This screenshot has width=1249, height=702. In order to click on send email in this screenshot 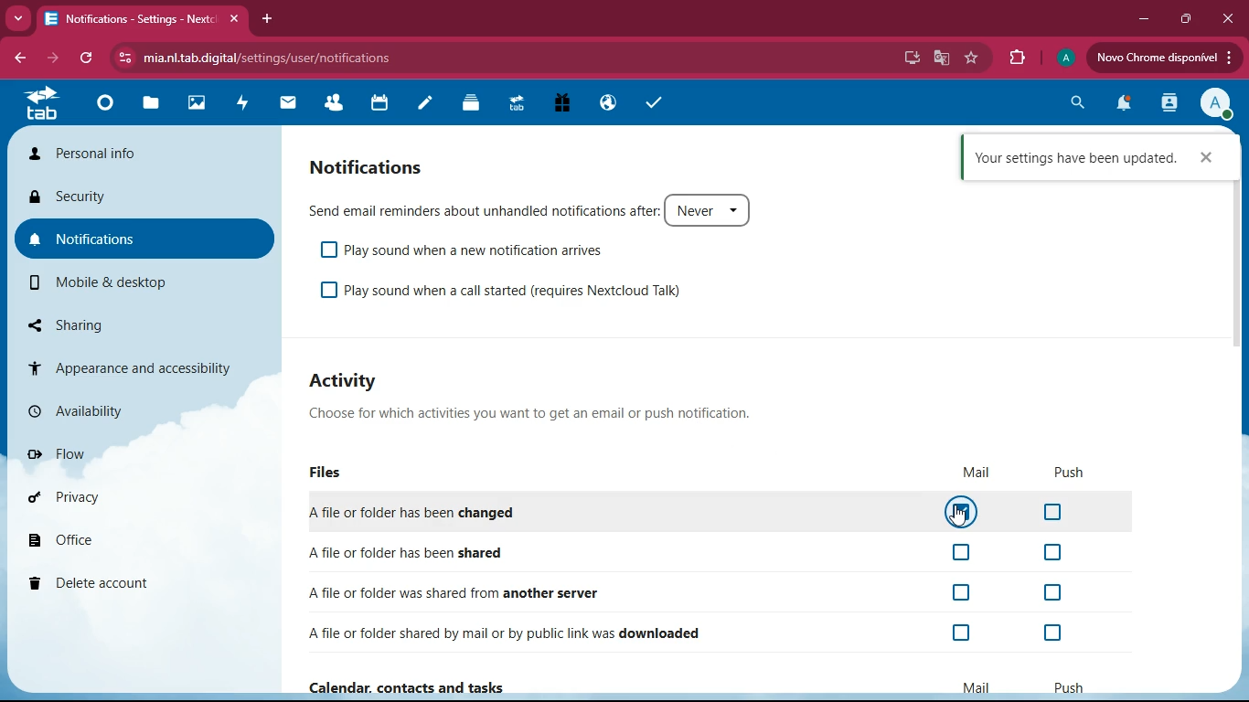, I will do `click(483, 210)`.